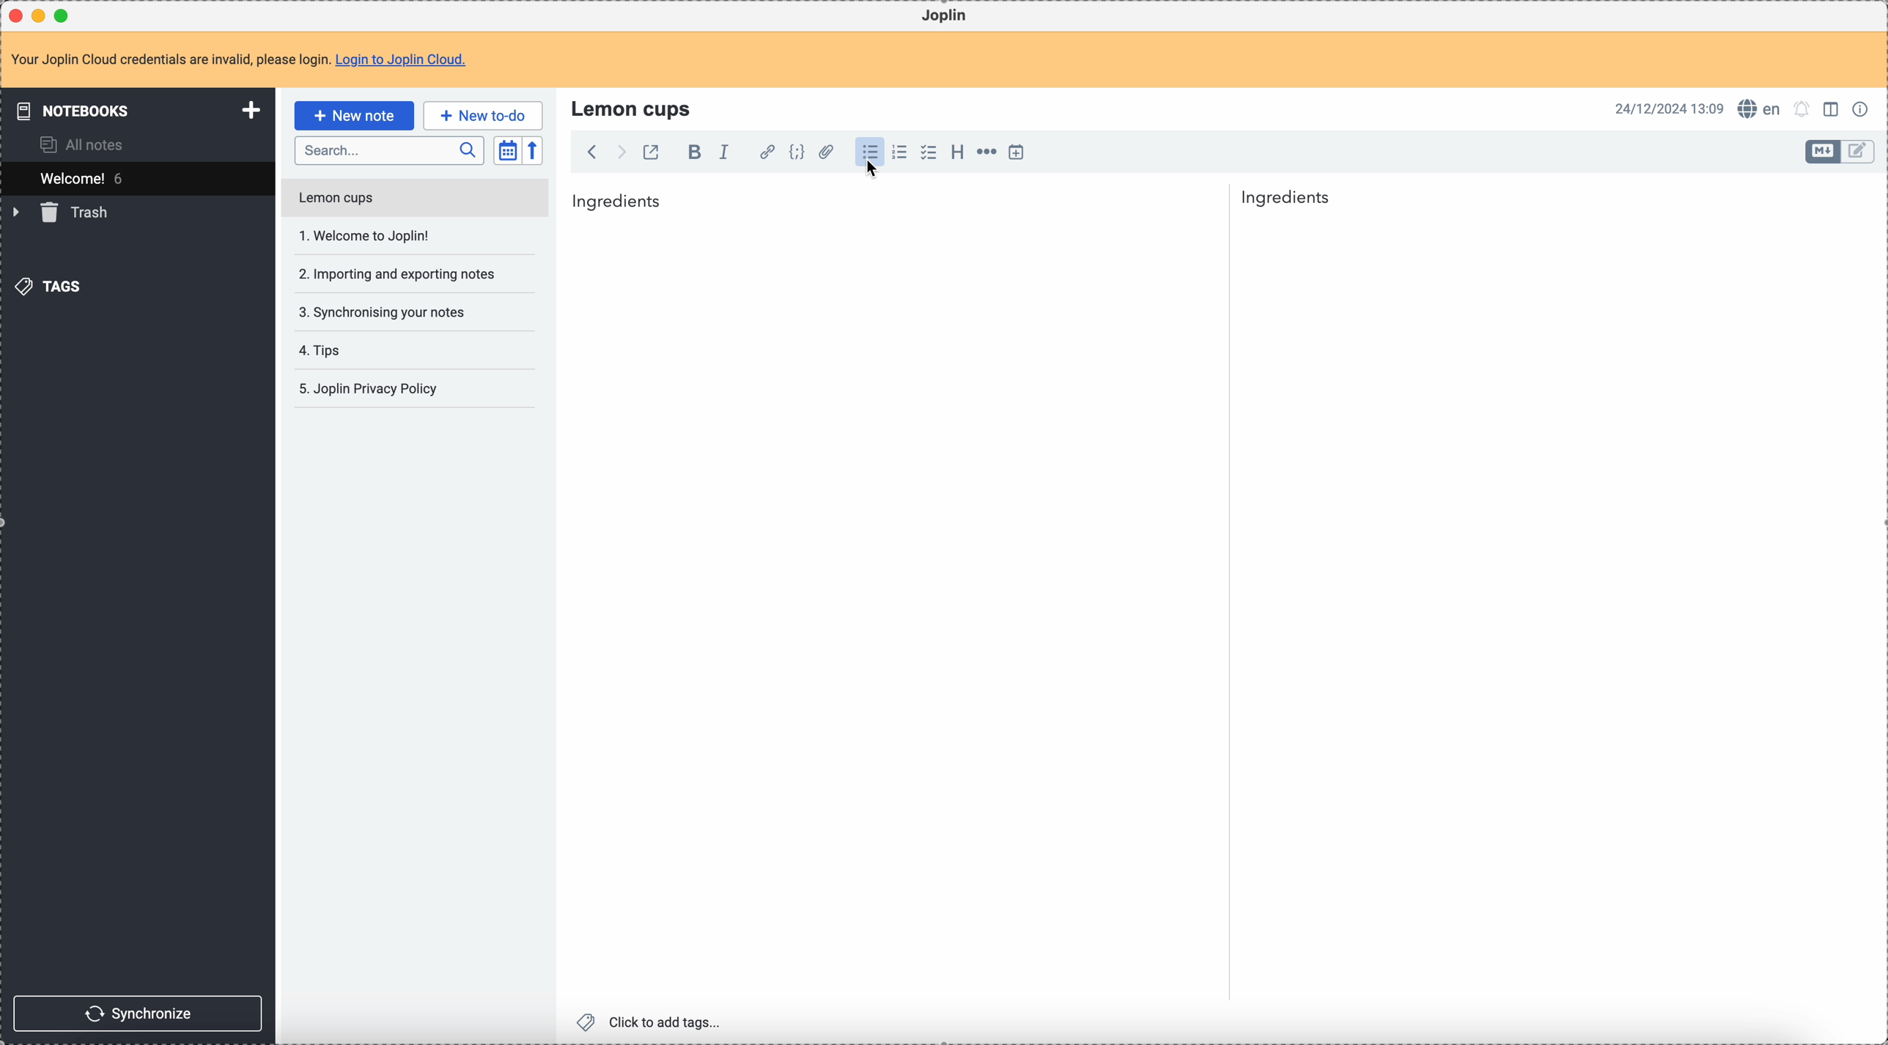 The image size is (1888, 1045). What do you see at coordinates (874, 174) in the screenshot?
I see `cursor` at bounding box center [874, 174].